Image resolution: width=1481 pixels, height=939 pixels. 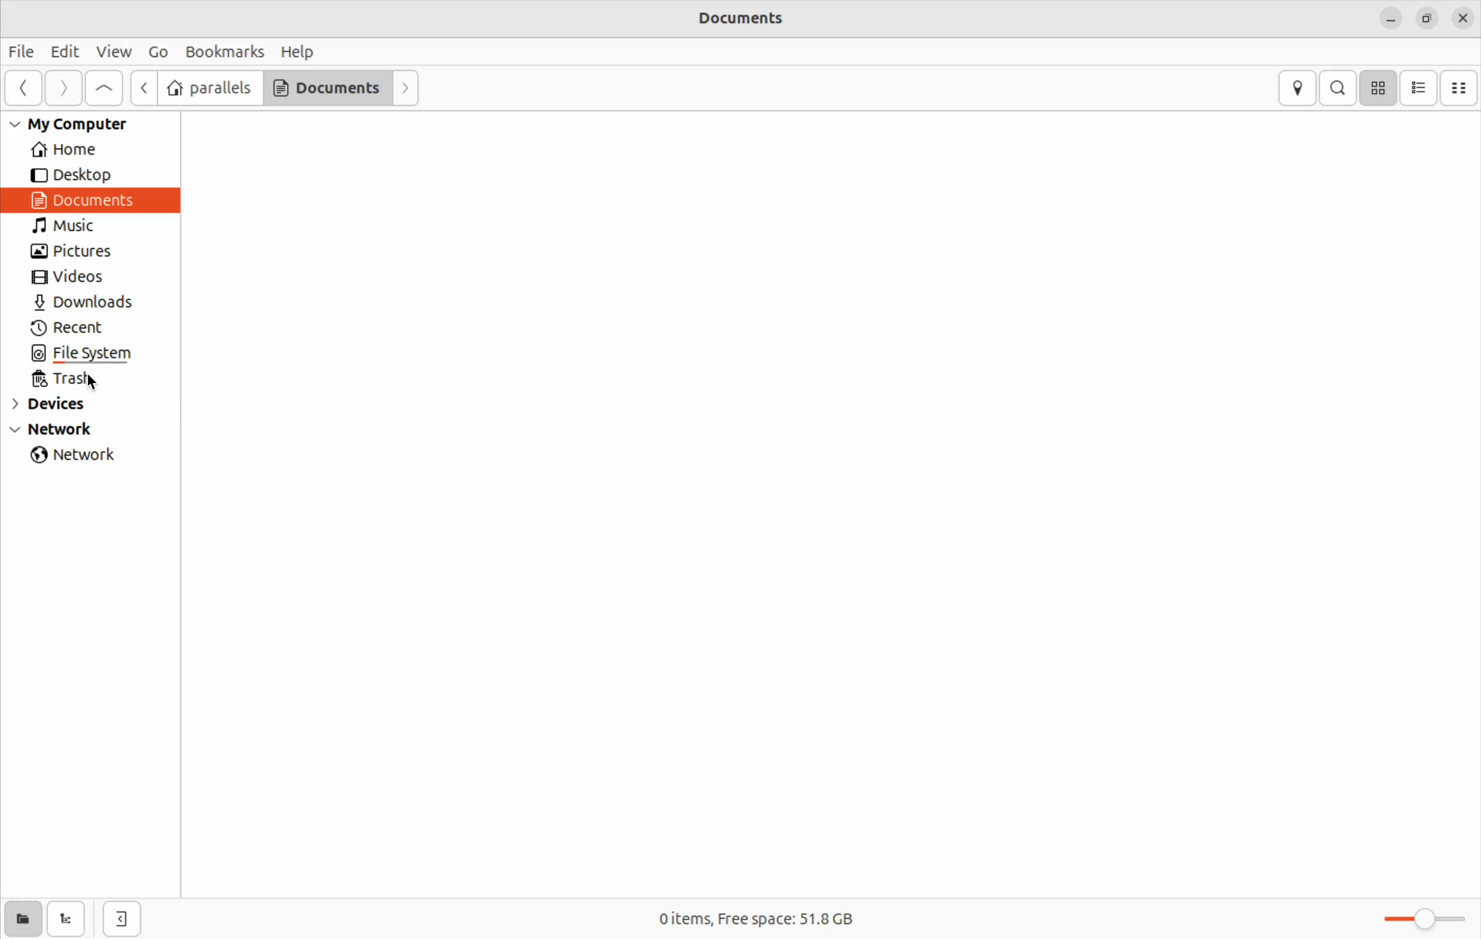 What do you see at coordinates (78, 252) in the screenshot?
I see `pictures` at bounding box center [78, 252].